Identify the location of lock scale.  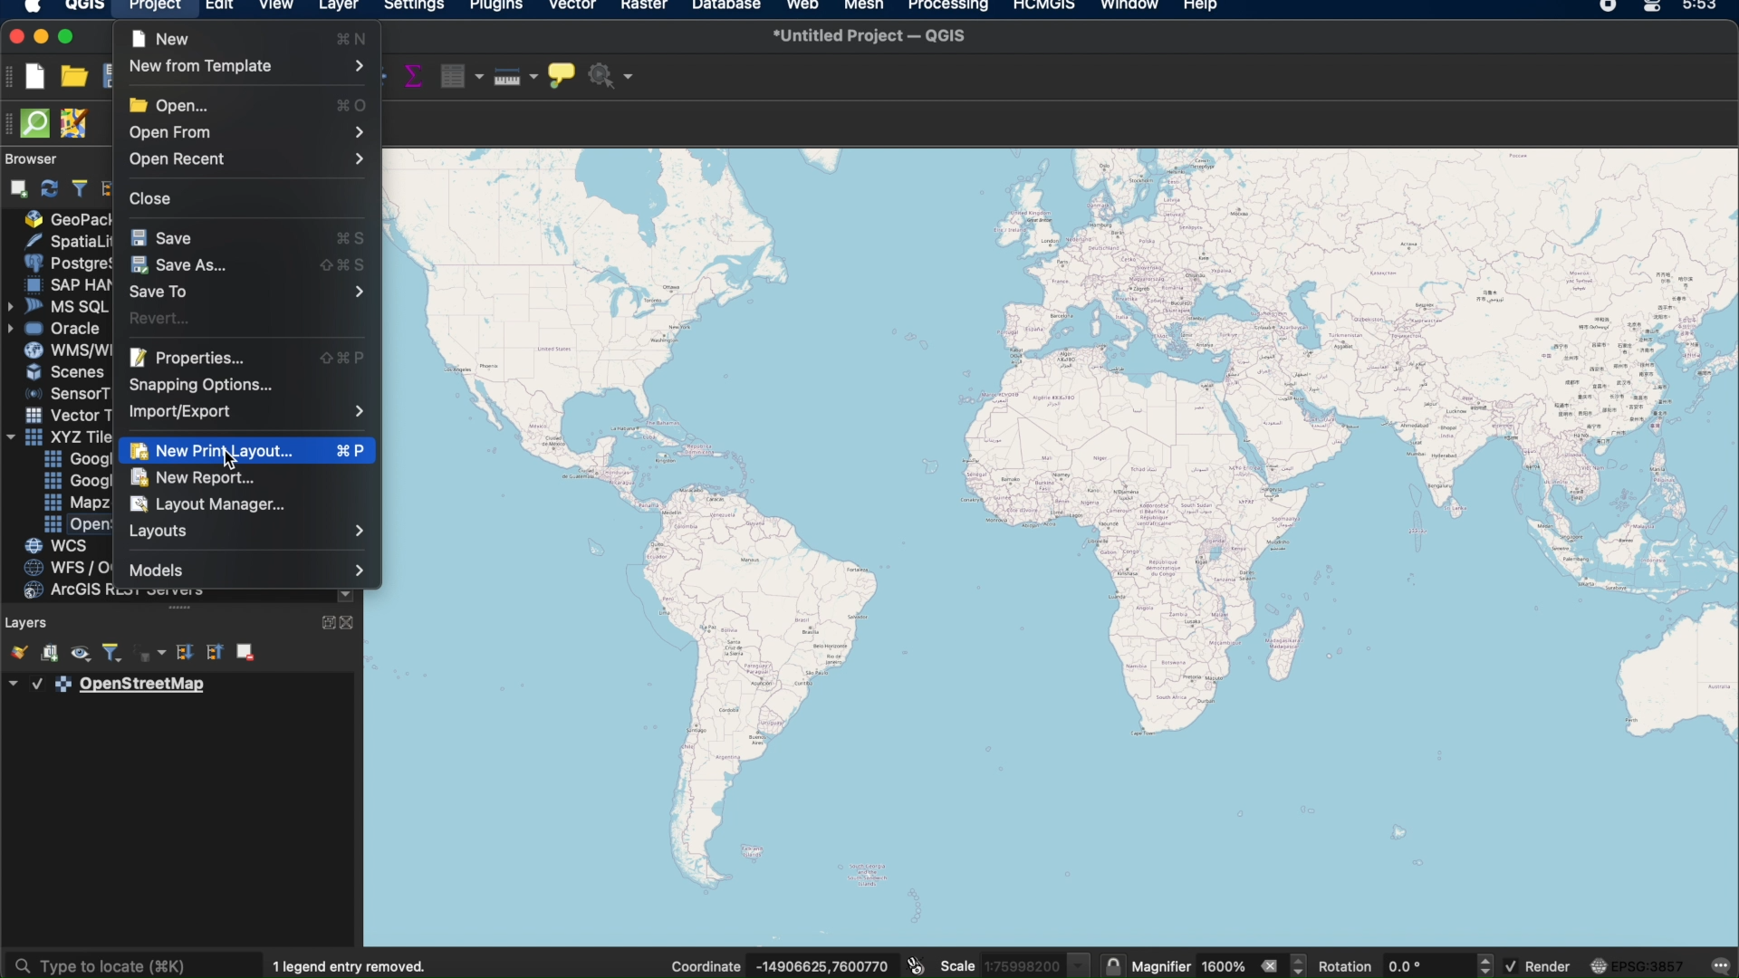
(1113, 963).